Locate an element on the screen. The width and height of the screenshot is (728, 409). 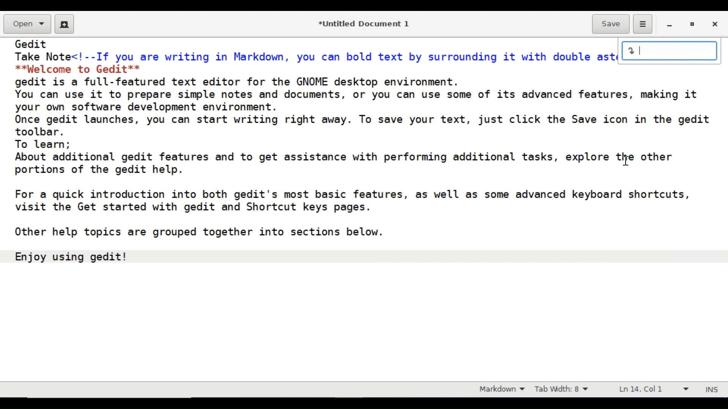
To learn; is located at coordinates (43, 144).